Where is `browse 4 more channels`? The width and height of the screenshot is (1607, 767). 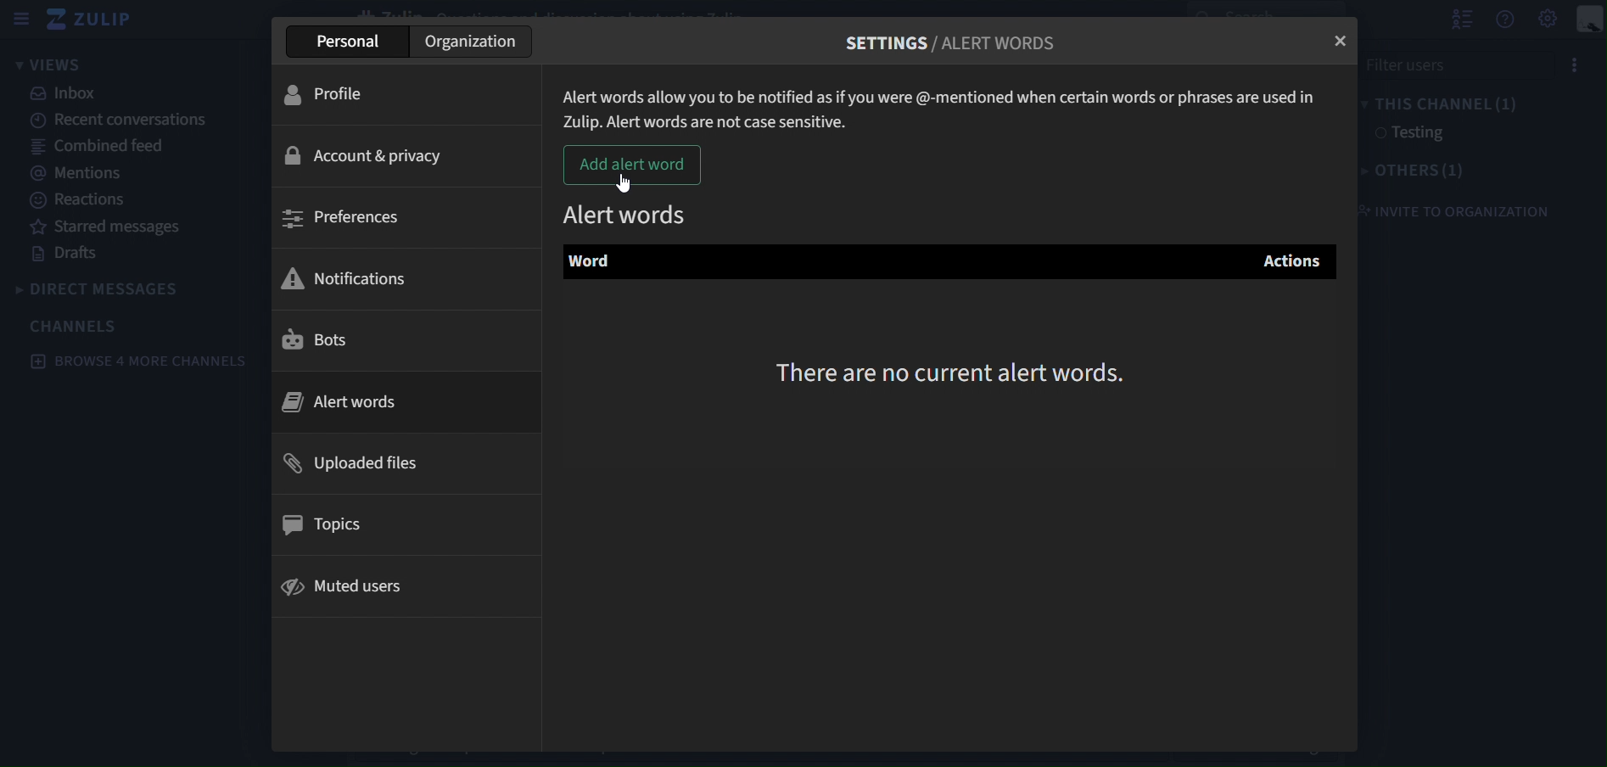 browse 4 more channels is located at coordinates (138, 360).